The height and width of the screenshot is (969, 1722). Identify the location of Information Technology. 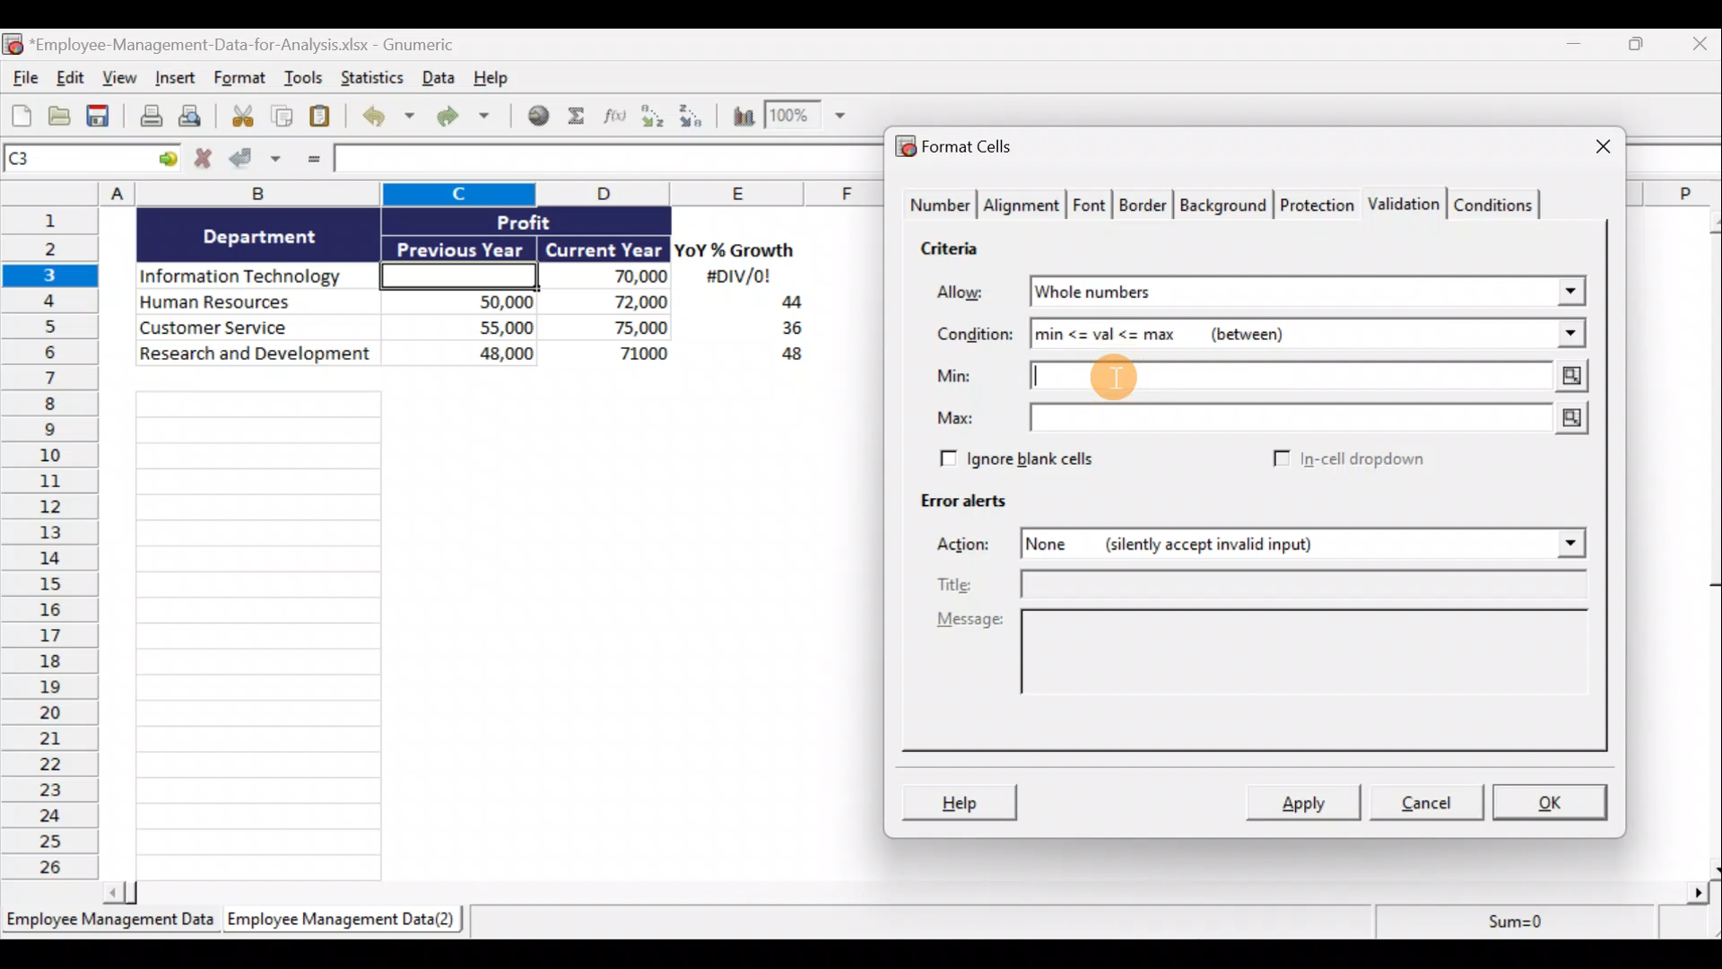
(258, 277).